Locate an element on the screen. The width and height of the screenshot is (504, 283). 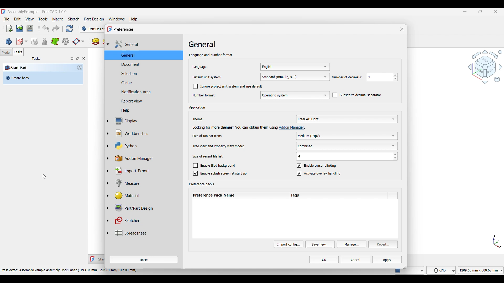
Preselected: AssemblyExample.Assembly.Stick.Face2  (-193.34 mm, -294.61 mm, 817.00 mm) is located at coordinates (69, 271).